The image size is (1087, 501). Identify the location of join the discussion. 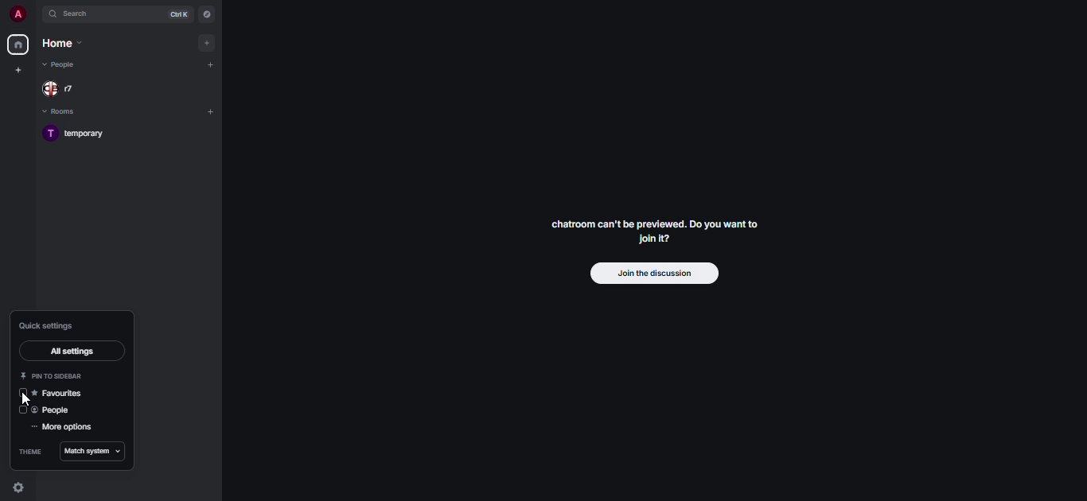
(653, 274).